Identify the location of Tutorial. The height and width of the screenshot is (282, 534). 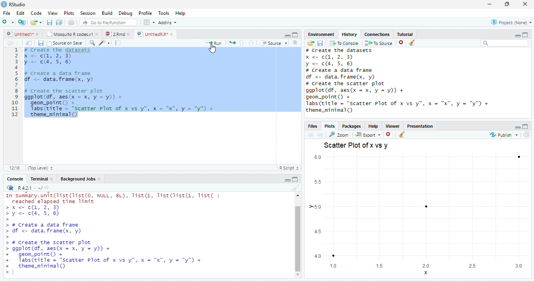
(405, 34).